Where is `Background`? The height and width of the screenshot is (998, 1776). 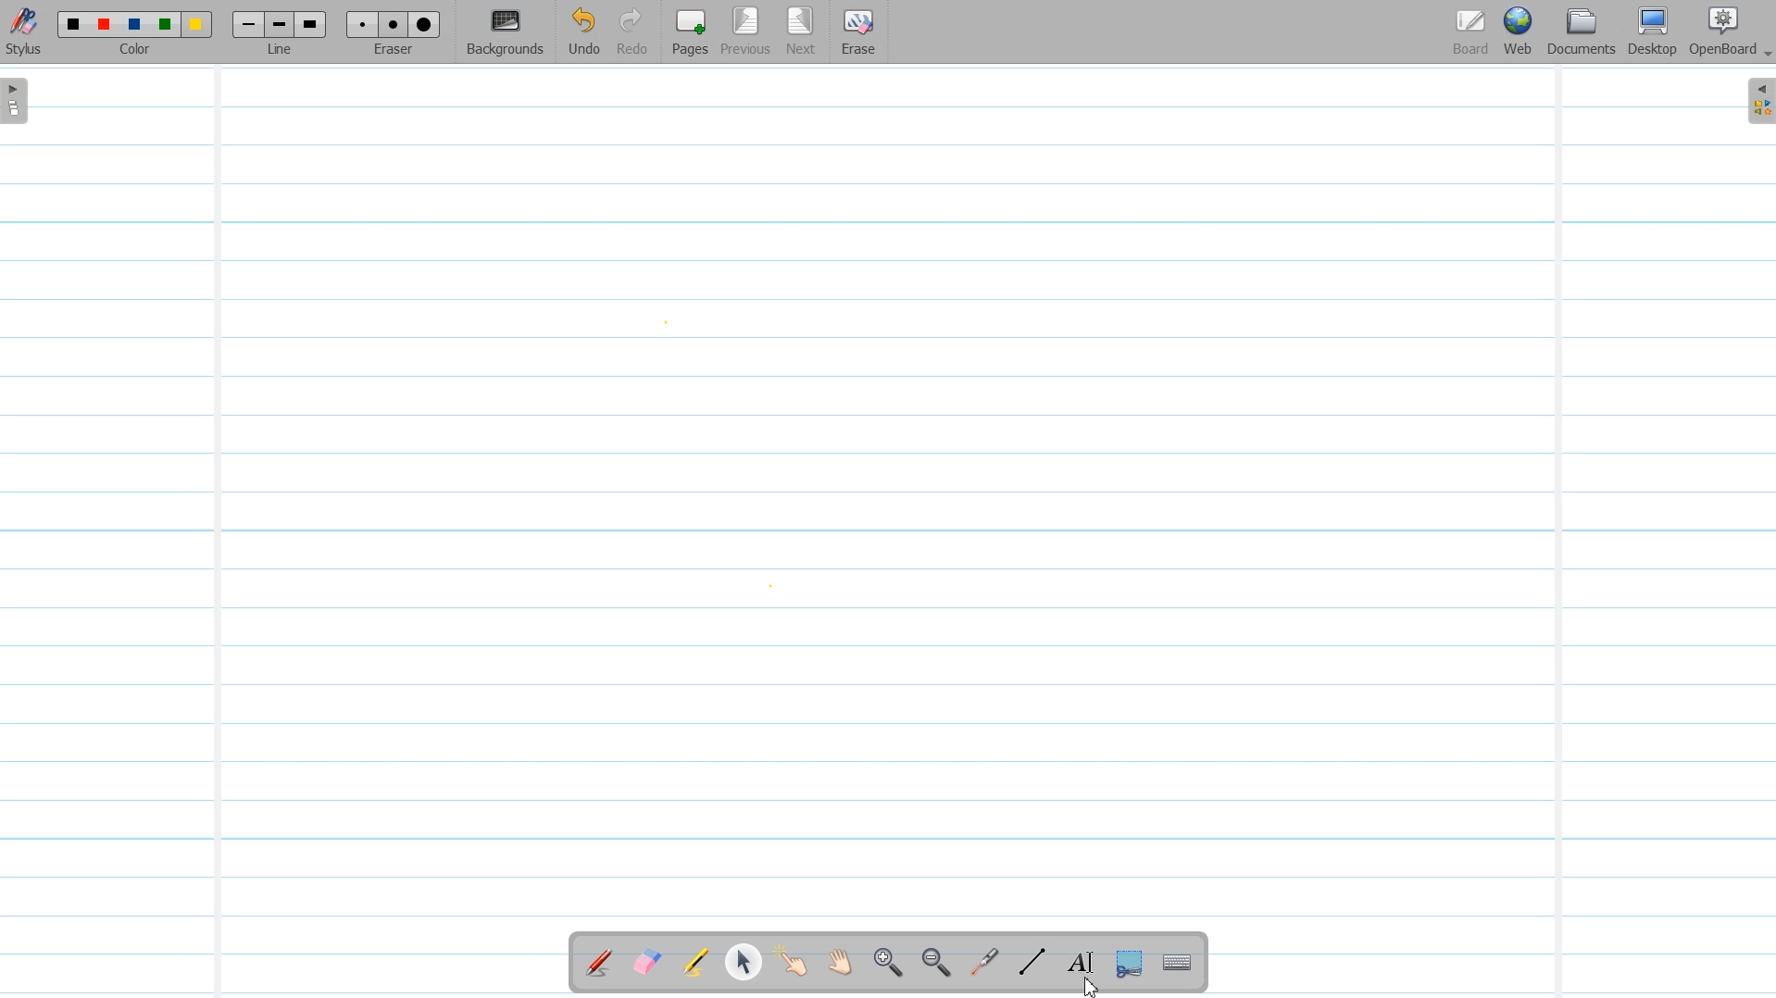
Background is located at coordinates (507, 32).